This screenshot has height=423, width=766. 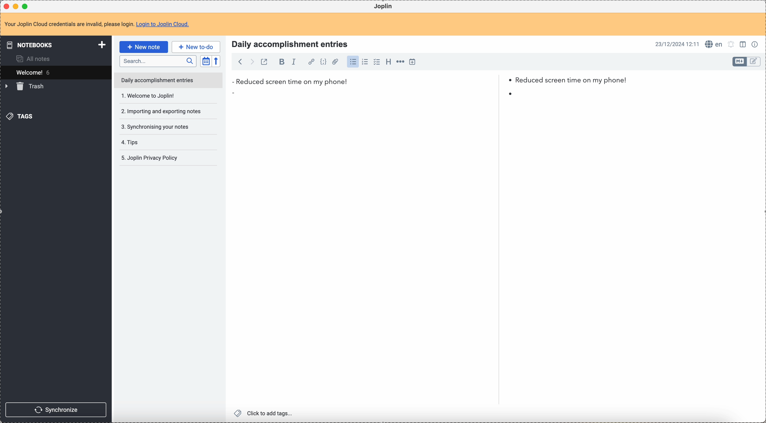 I want to click on insert time, so click(x=412, y=62).